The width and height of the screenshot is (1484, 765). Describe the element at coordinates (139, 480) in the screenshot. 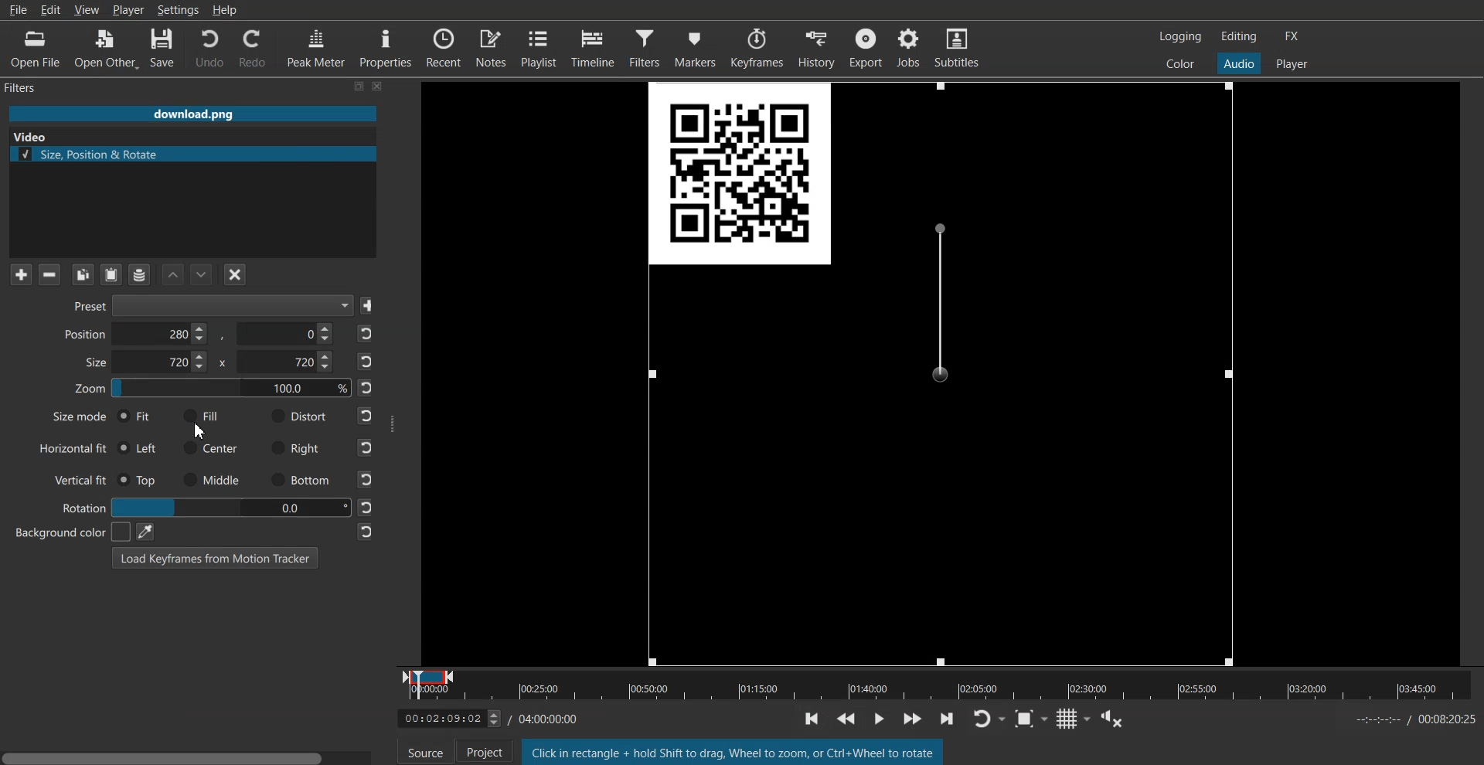

I see `Top` at that location.